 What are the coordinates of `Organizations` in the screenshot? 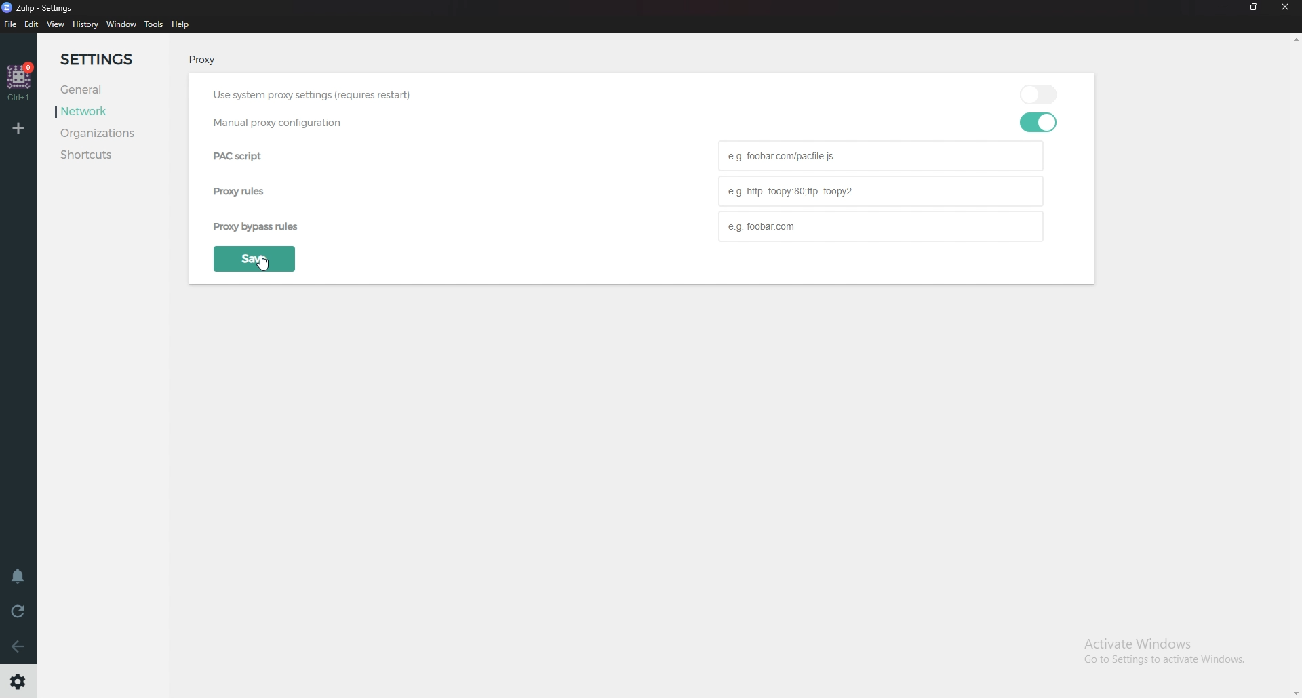 It's located at (115, 134).